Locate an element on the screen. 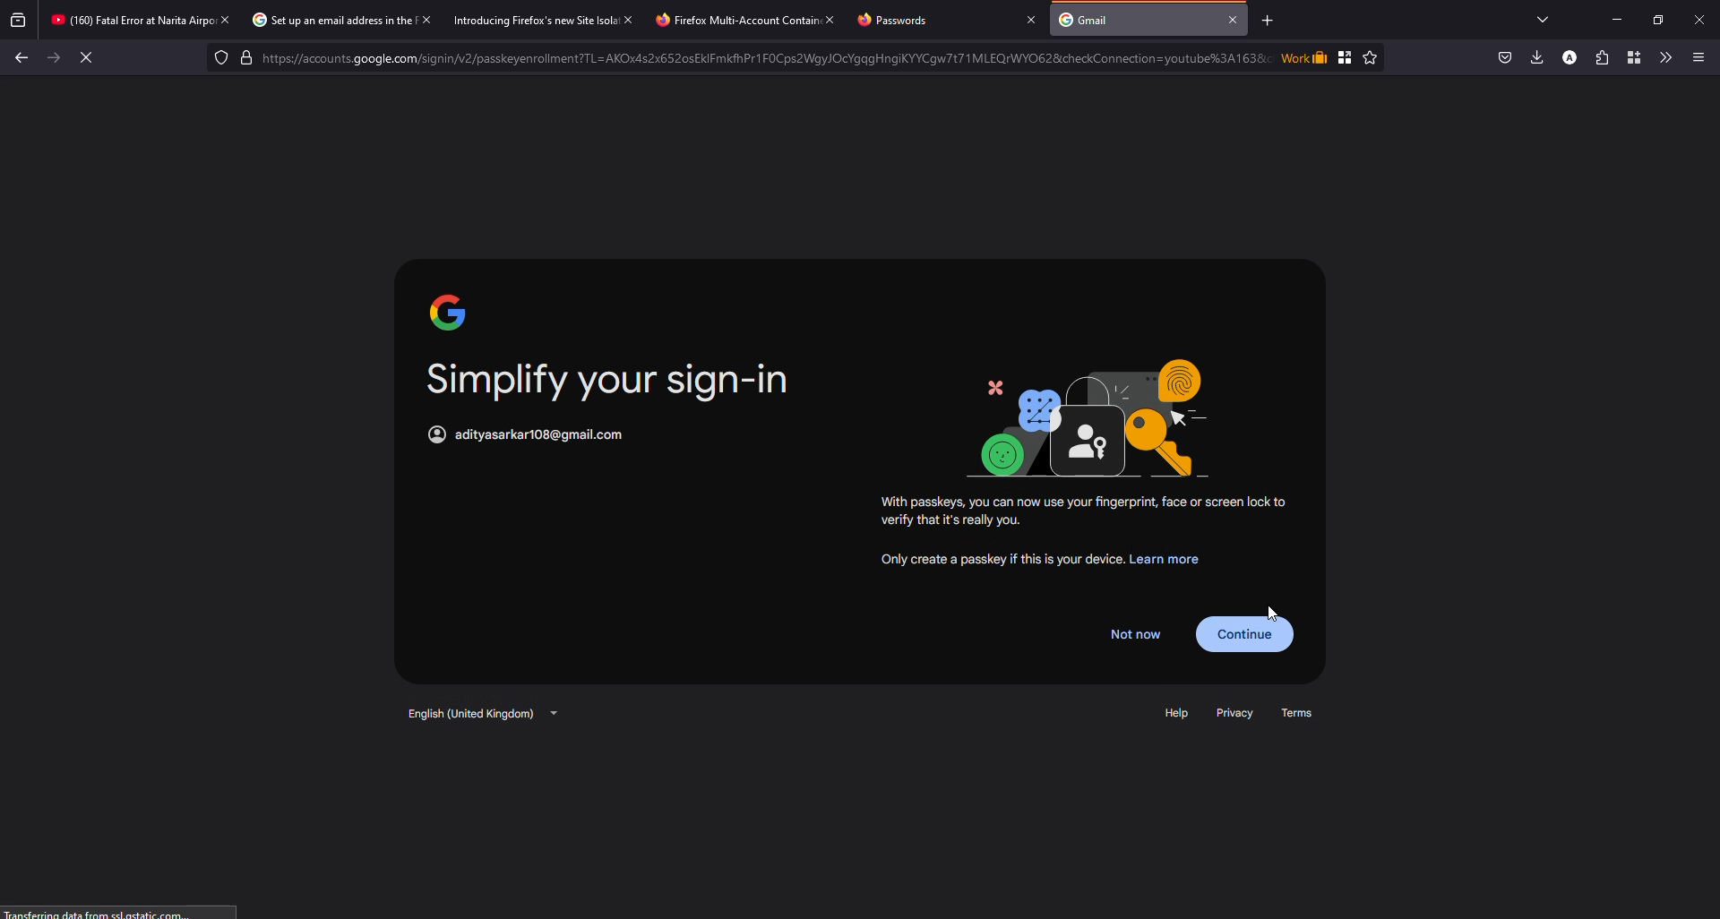  terms is located at coordinates (1303, 715).